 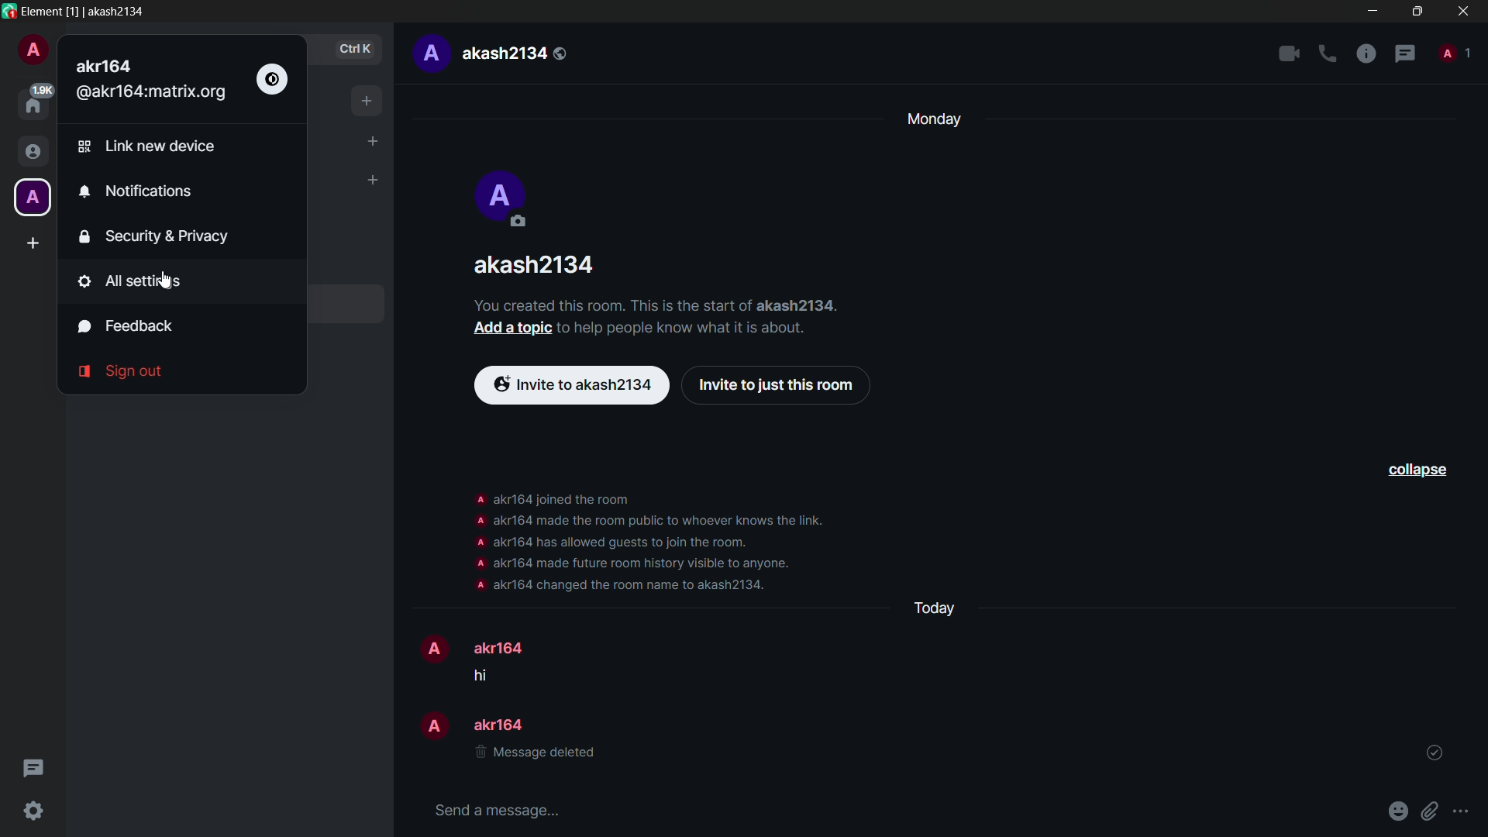 I want to click on feedback, so click(x=127, y=327).